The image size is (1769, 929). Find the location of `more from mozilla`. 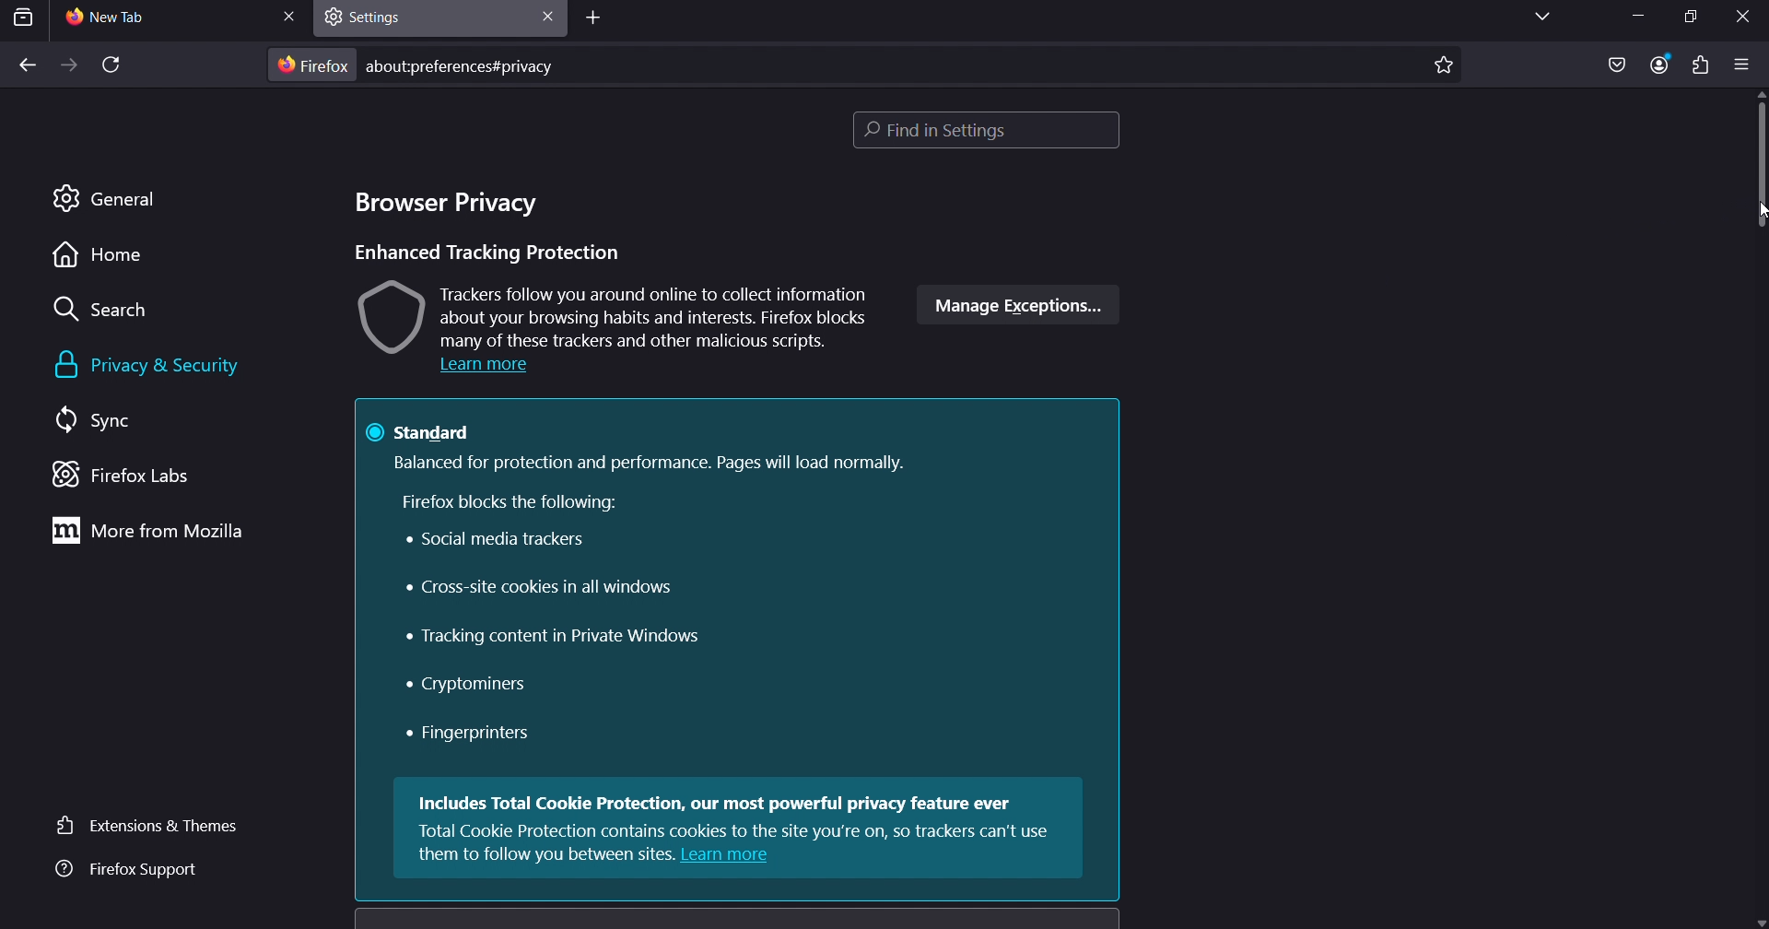

more from mozilla is located at coordinates (153, 532).